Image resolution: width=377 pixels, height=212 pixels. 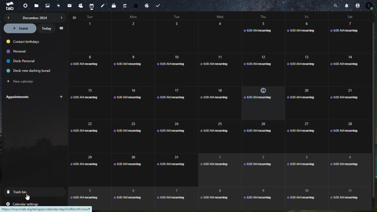 I want to click on dashboard, so click(x=23, y=6).